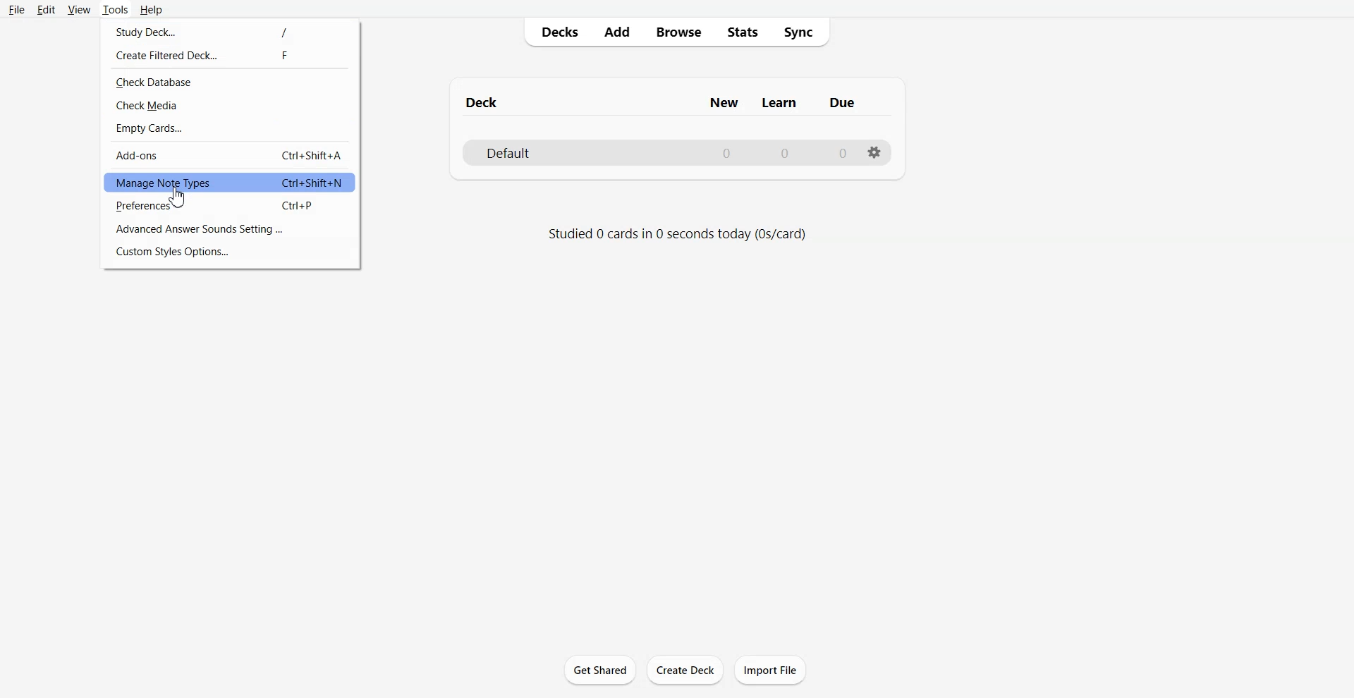 This screenshot has height=698, width=1354. I want to click on Advance Answer Sounds Settings, so click(232, 228).